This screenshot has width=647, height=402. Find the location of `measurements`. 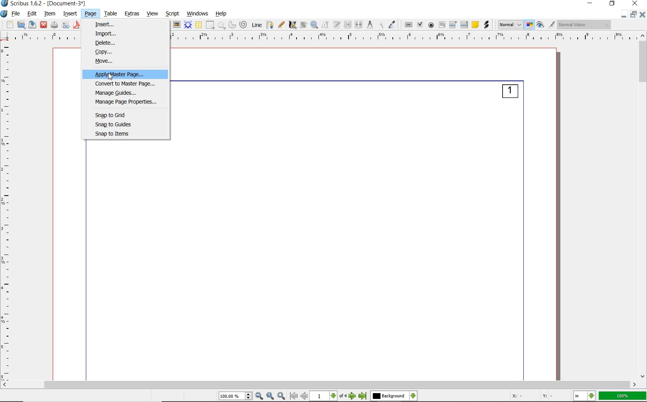

measurements is located at coordinates (370, 25).